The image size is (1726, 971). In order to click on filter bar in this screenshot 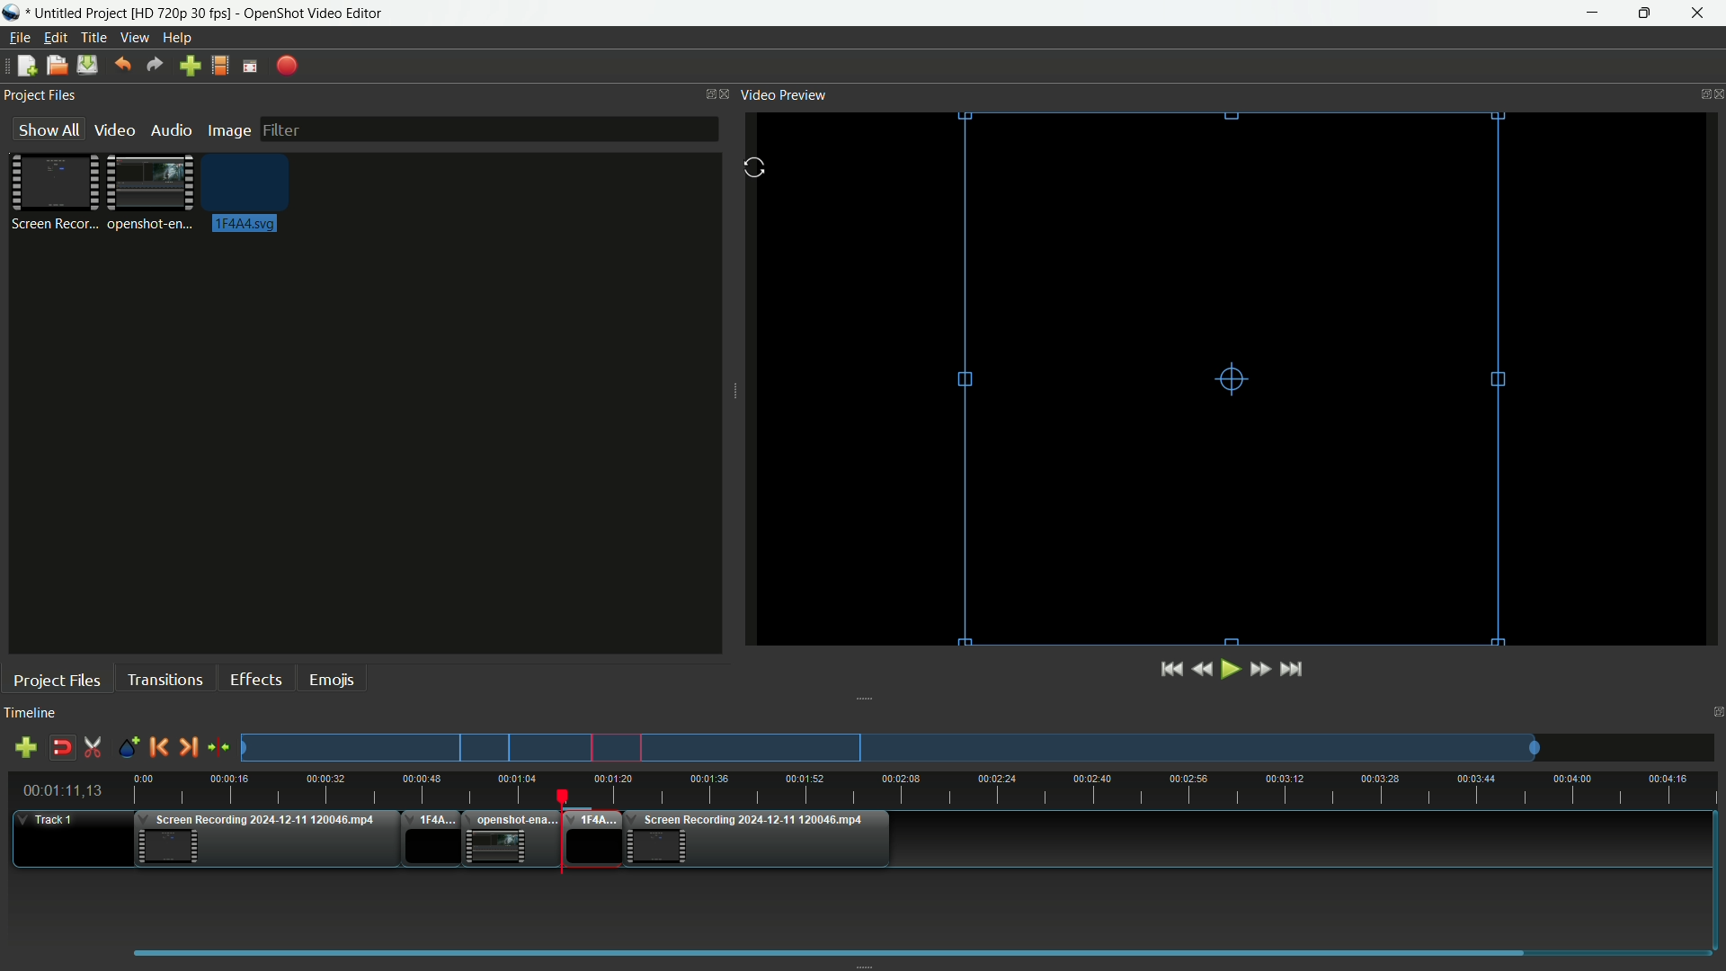, I will do `click(487, 127)`.